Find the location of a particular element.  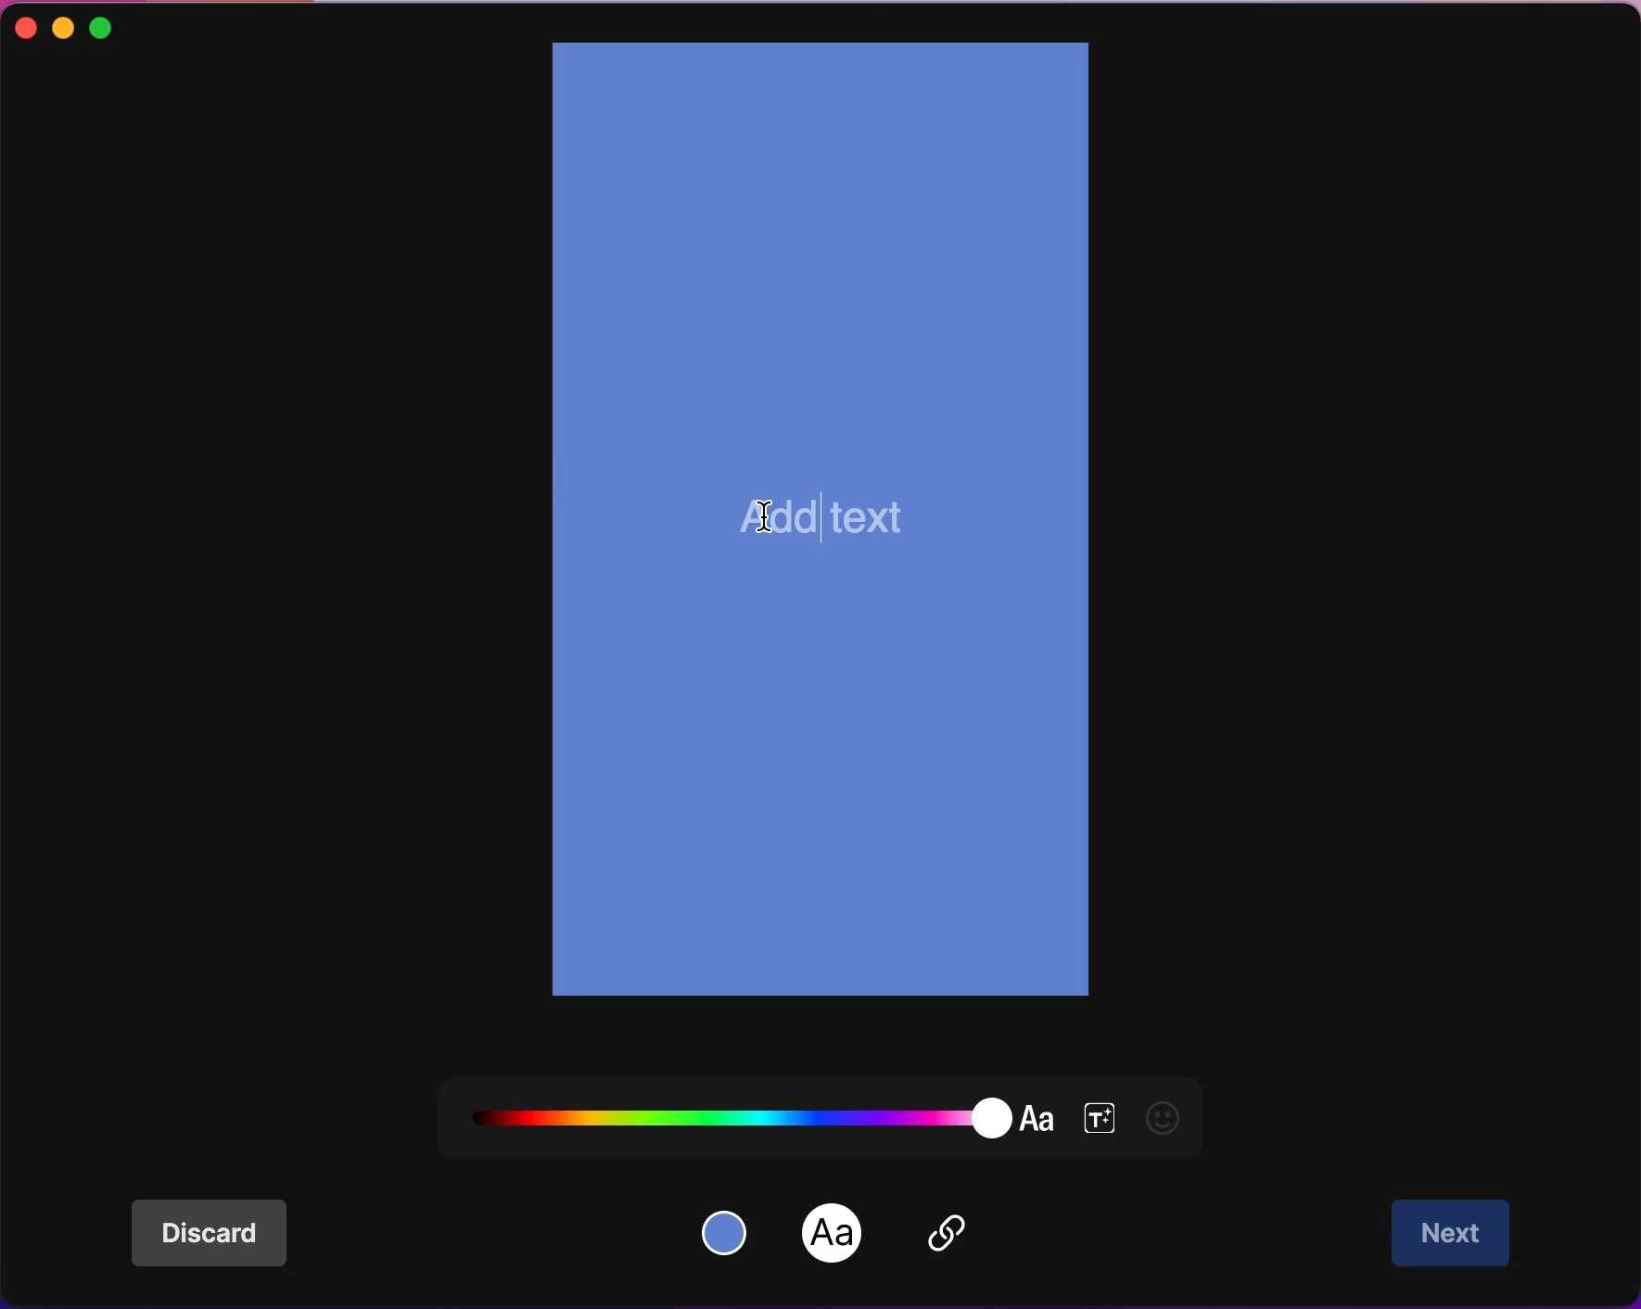

insert is located at coordinates (971, 1239).